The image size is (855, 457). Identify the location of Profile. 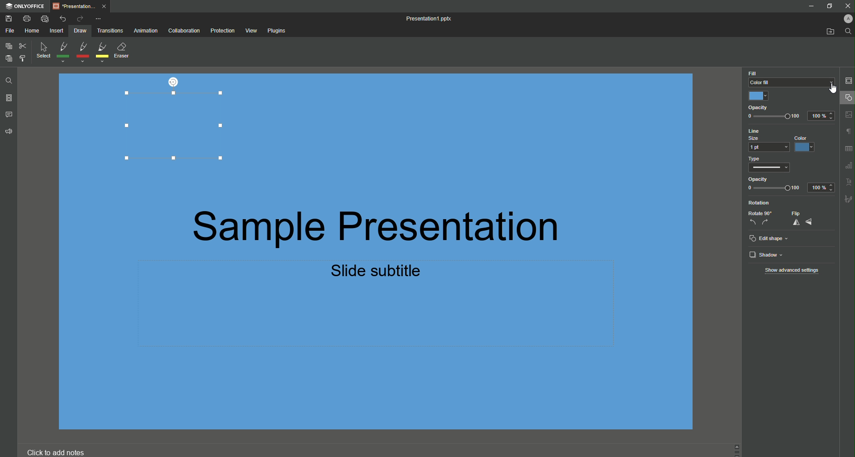
(847, 19).